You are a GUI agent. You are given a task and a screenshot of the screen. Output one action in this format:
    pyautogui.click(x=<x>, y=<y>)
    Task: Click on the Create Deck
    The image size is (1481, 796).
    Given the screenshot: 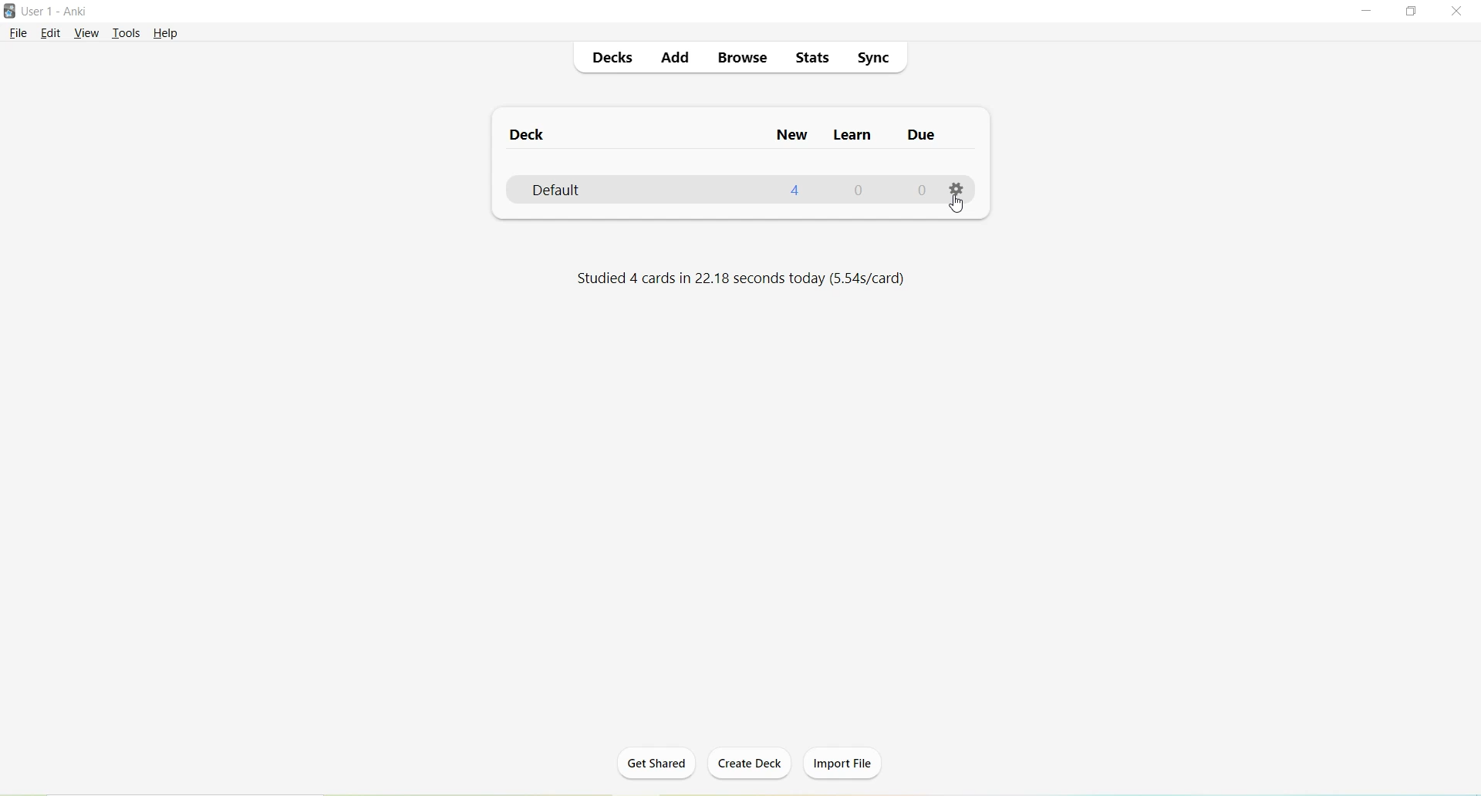 What is the action you would take?
    pyautogui.click(x=748, y=763)
    